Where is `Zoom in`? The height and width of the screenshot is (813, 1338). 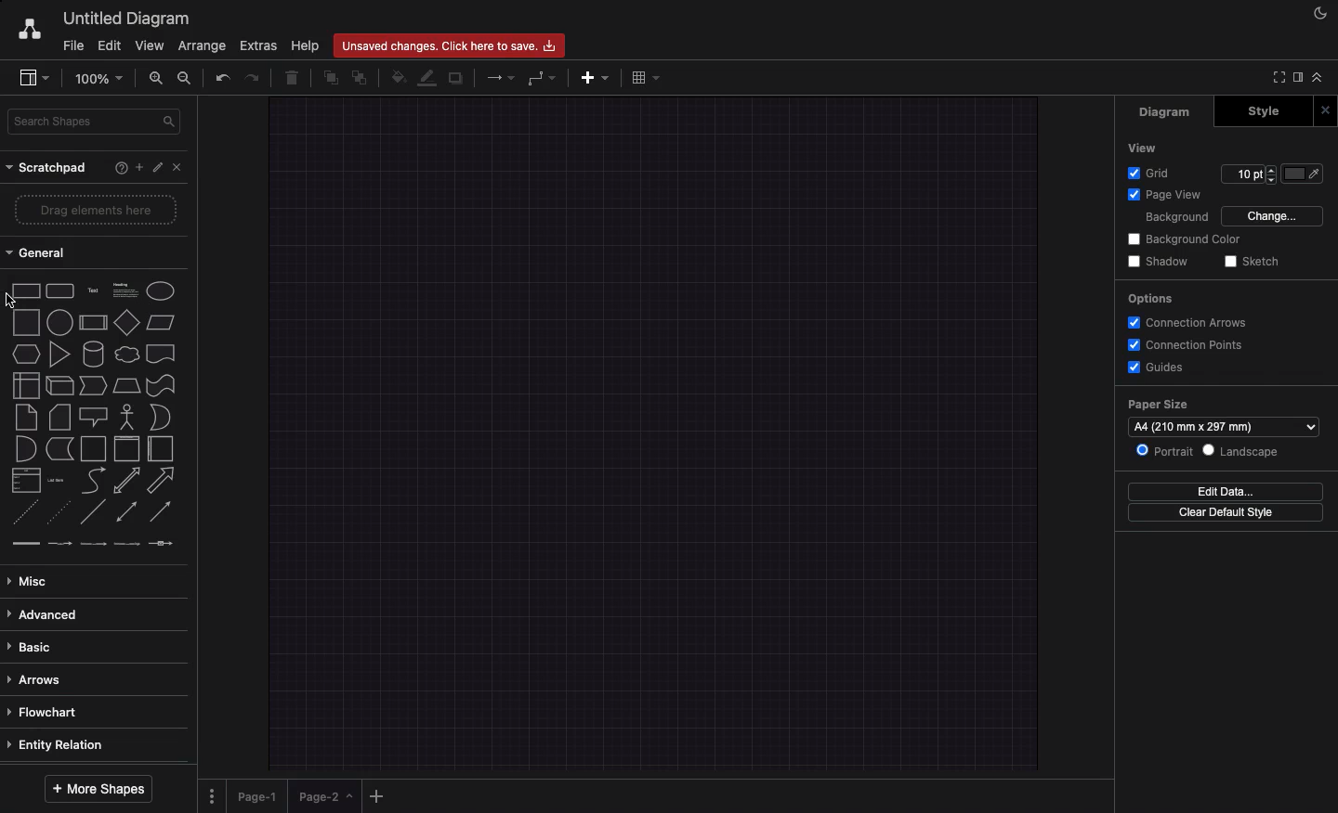
Zoom in is located at coordinates (159, 82).